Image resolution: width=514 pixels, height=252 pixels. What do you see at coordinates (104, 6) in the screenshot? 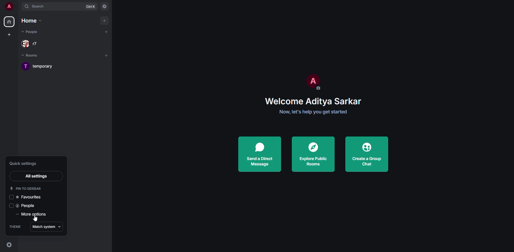
I see `navigator` at bounding box center [104, 6].